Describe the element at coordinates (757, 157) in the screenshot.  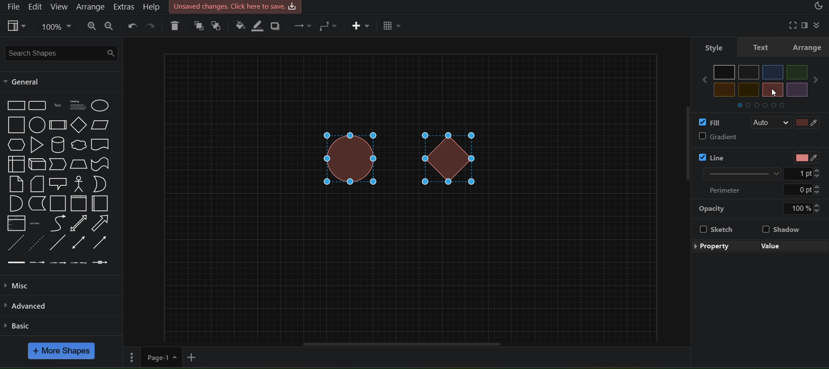
I see `line` at that location.